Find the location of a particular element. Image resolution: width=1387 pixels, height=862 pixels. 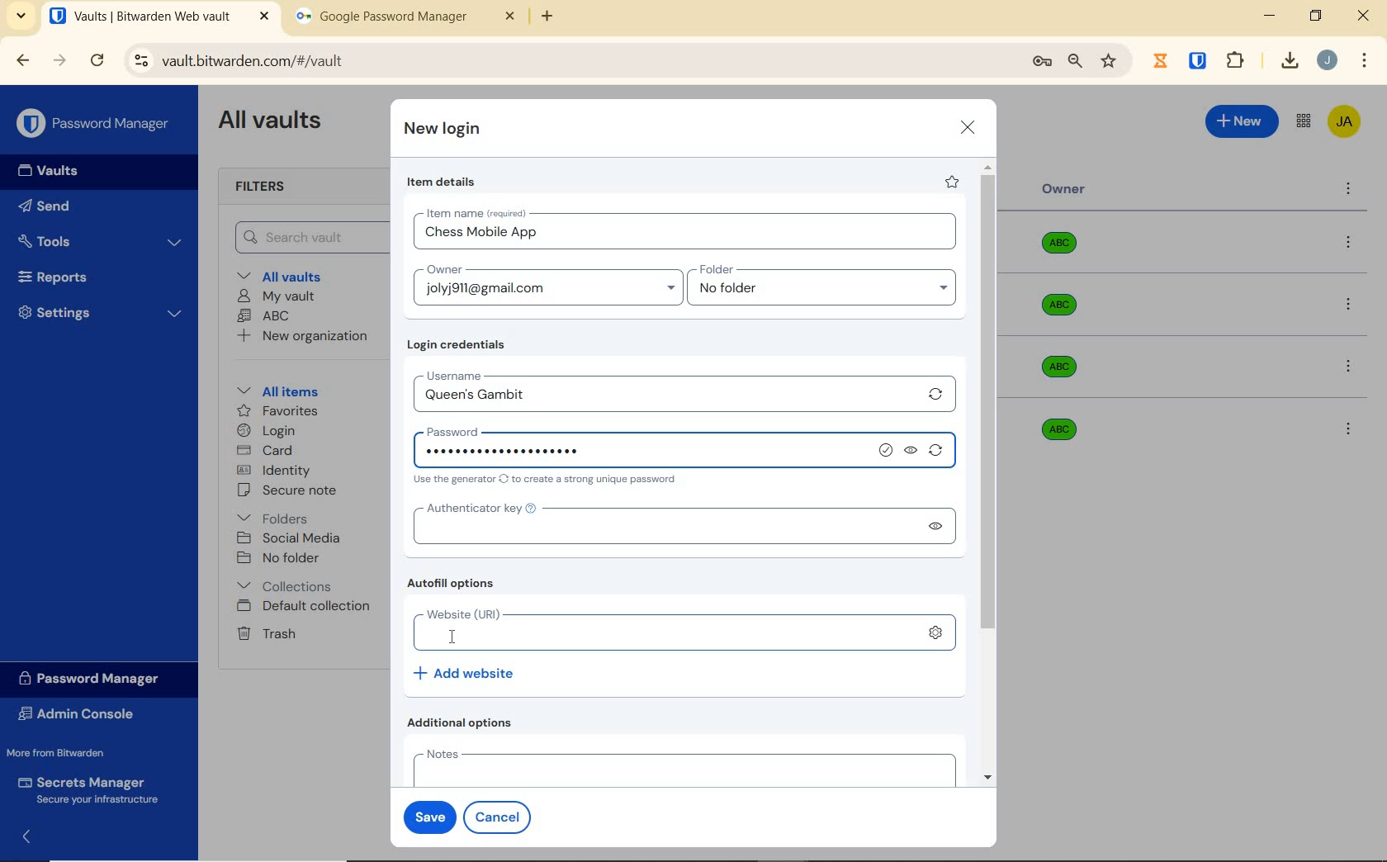

option is located at coordinates (1351, 306).